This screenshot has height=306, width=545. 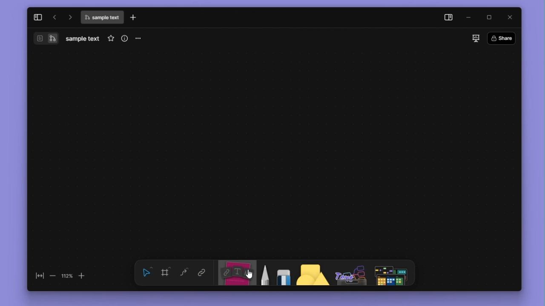 I want to click on minimize, so click(x=469, y=18).